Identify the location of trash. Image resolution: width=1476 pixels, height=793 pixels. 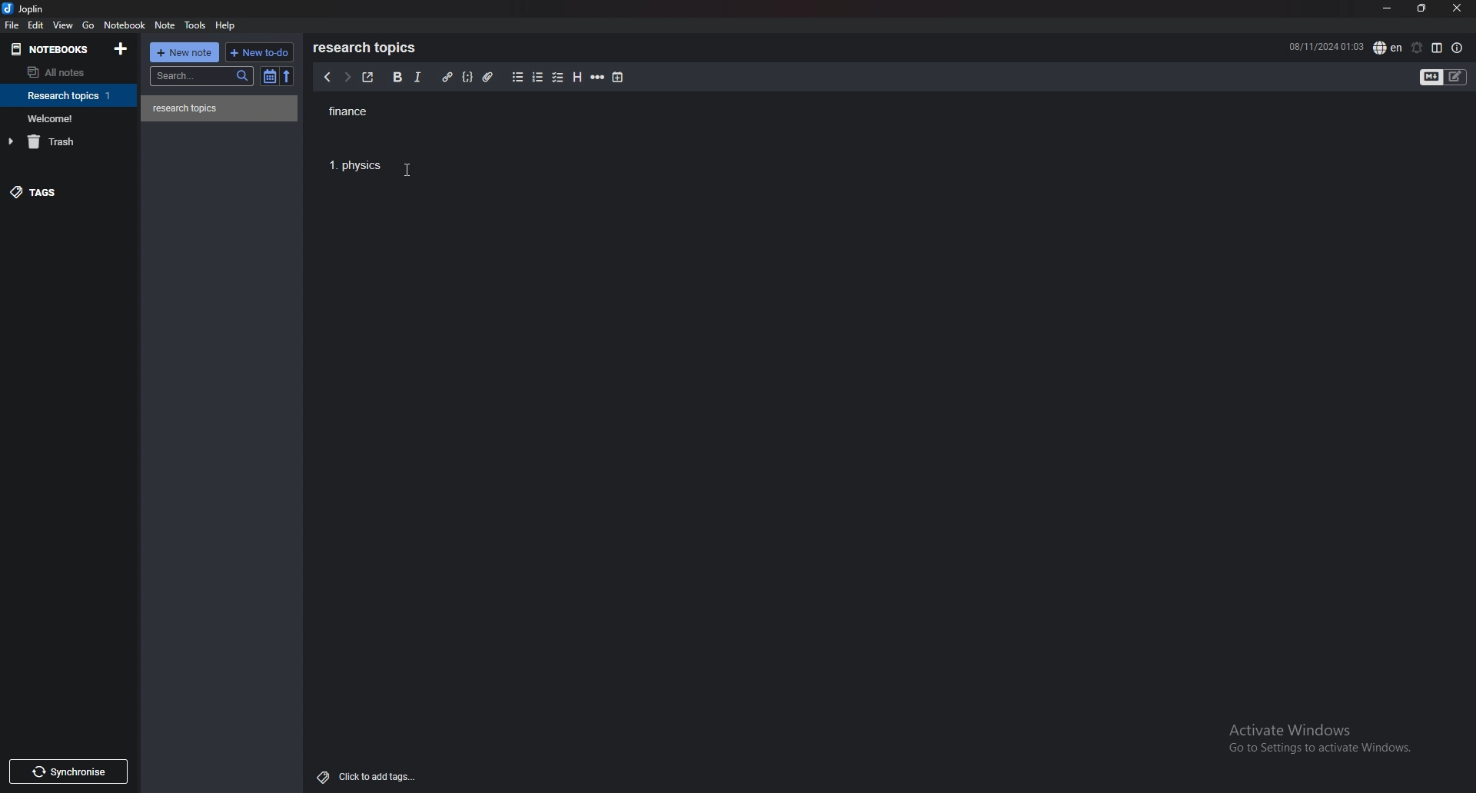
(71, 141).